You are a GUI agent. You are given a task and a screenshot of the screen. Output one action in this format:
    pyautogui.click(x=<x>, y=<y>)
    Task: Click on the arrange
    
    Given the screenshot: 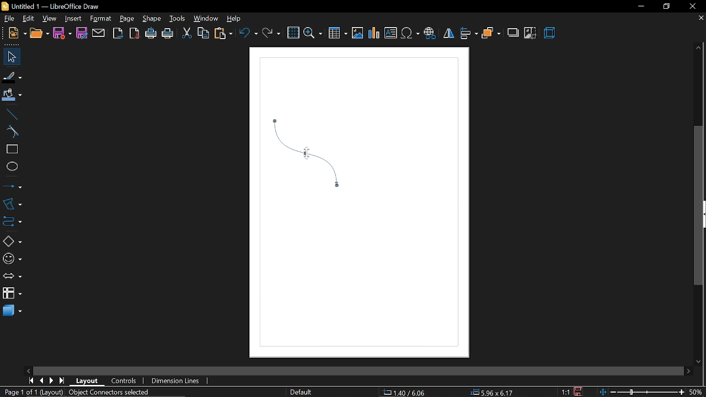 What is the action you would take?
    pyautogui.click(x=491, y=33)
    